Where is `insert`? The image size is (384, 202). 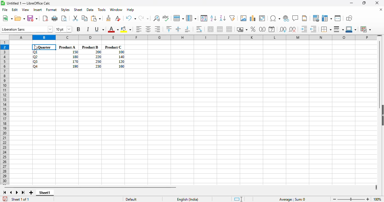 insert is located at coordinates (38, 10).